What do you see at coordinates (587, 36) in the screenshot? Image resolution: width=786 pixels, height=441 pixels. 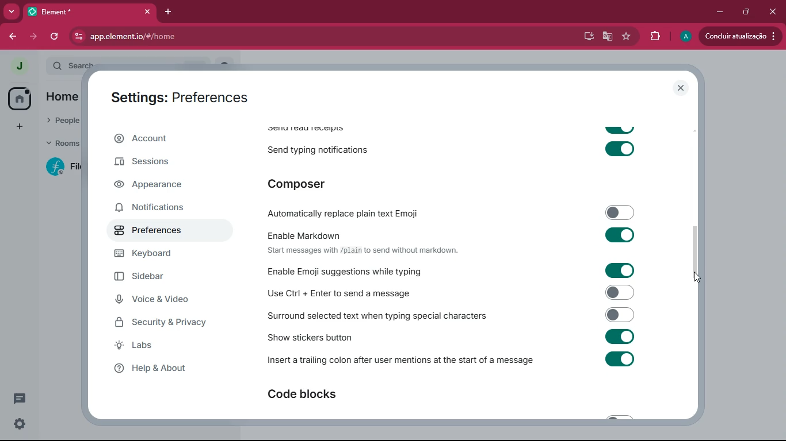 I see `desktop` at bounding box center [587, 36].